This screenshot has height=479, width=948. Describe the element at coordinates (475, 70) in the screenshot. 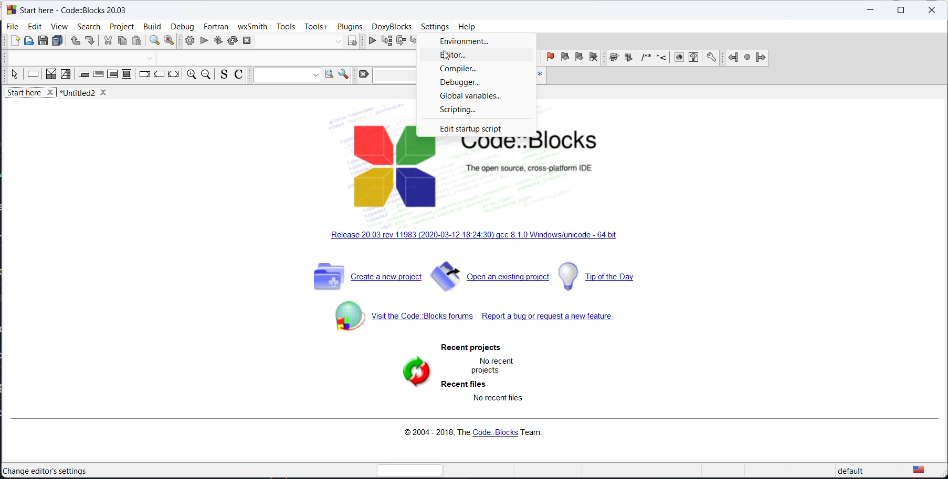

I see `compiler` at that location.